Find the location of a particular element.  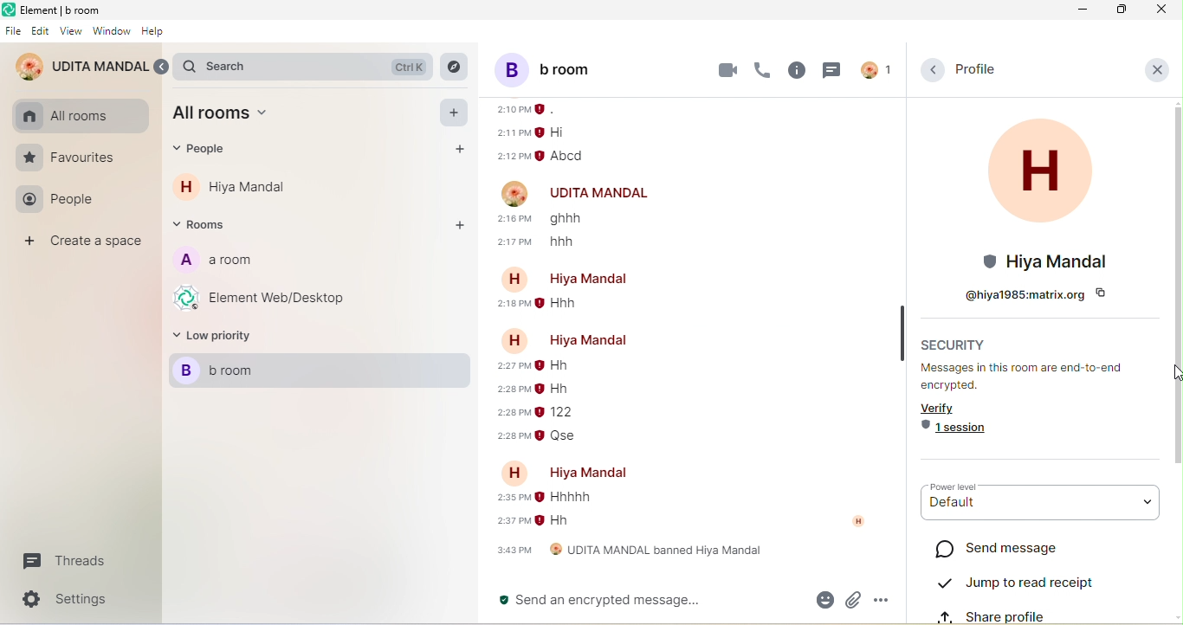

hhh older message from udita is located at coordinates (572, 243).